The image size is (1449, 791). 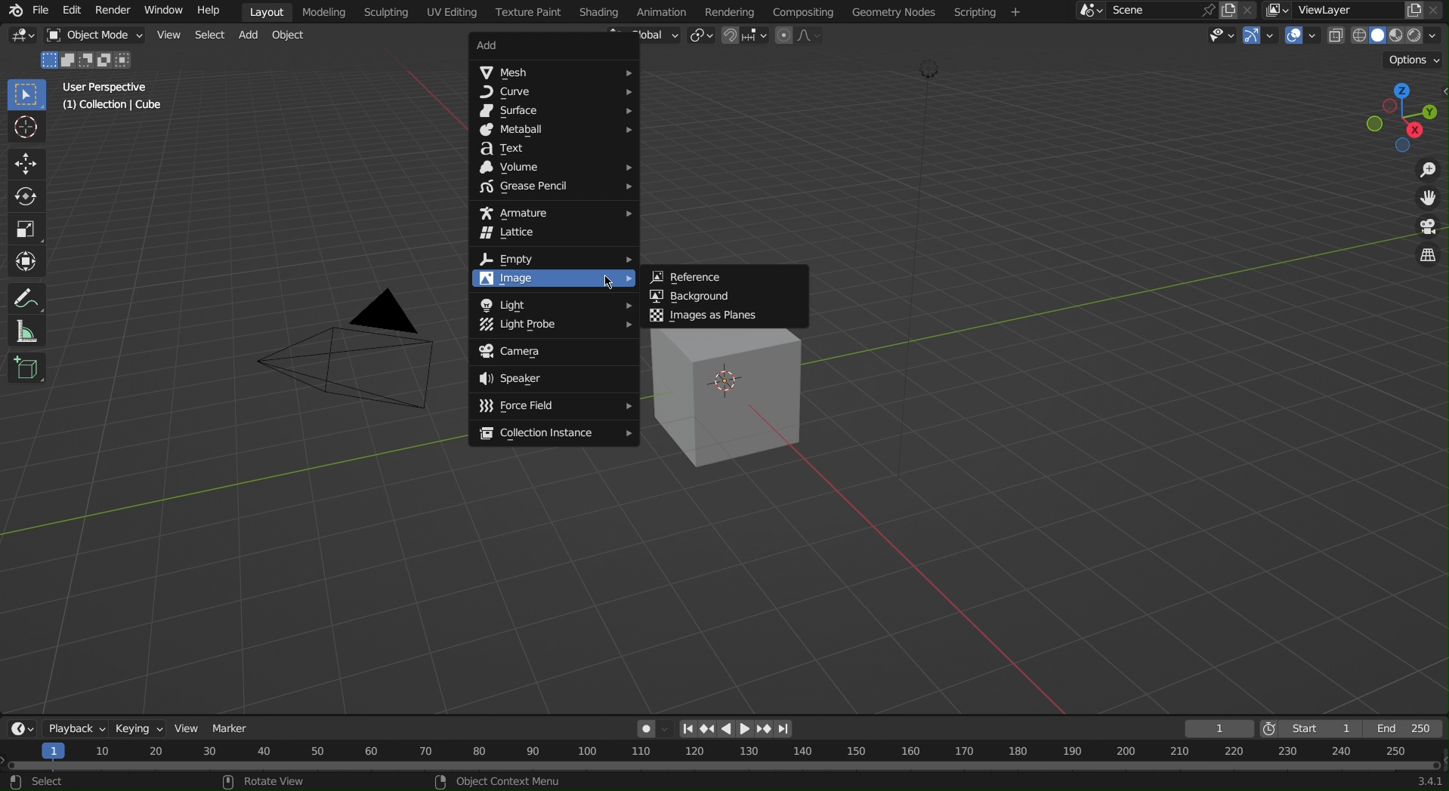 What do you see at coordinates (1428, 201) in the screenshot?
I see `Move View` at bounding box center [1428, 201].